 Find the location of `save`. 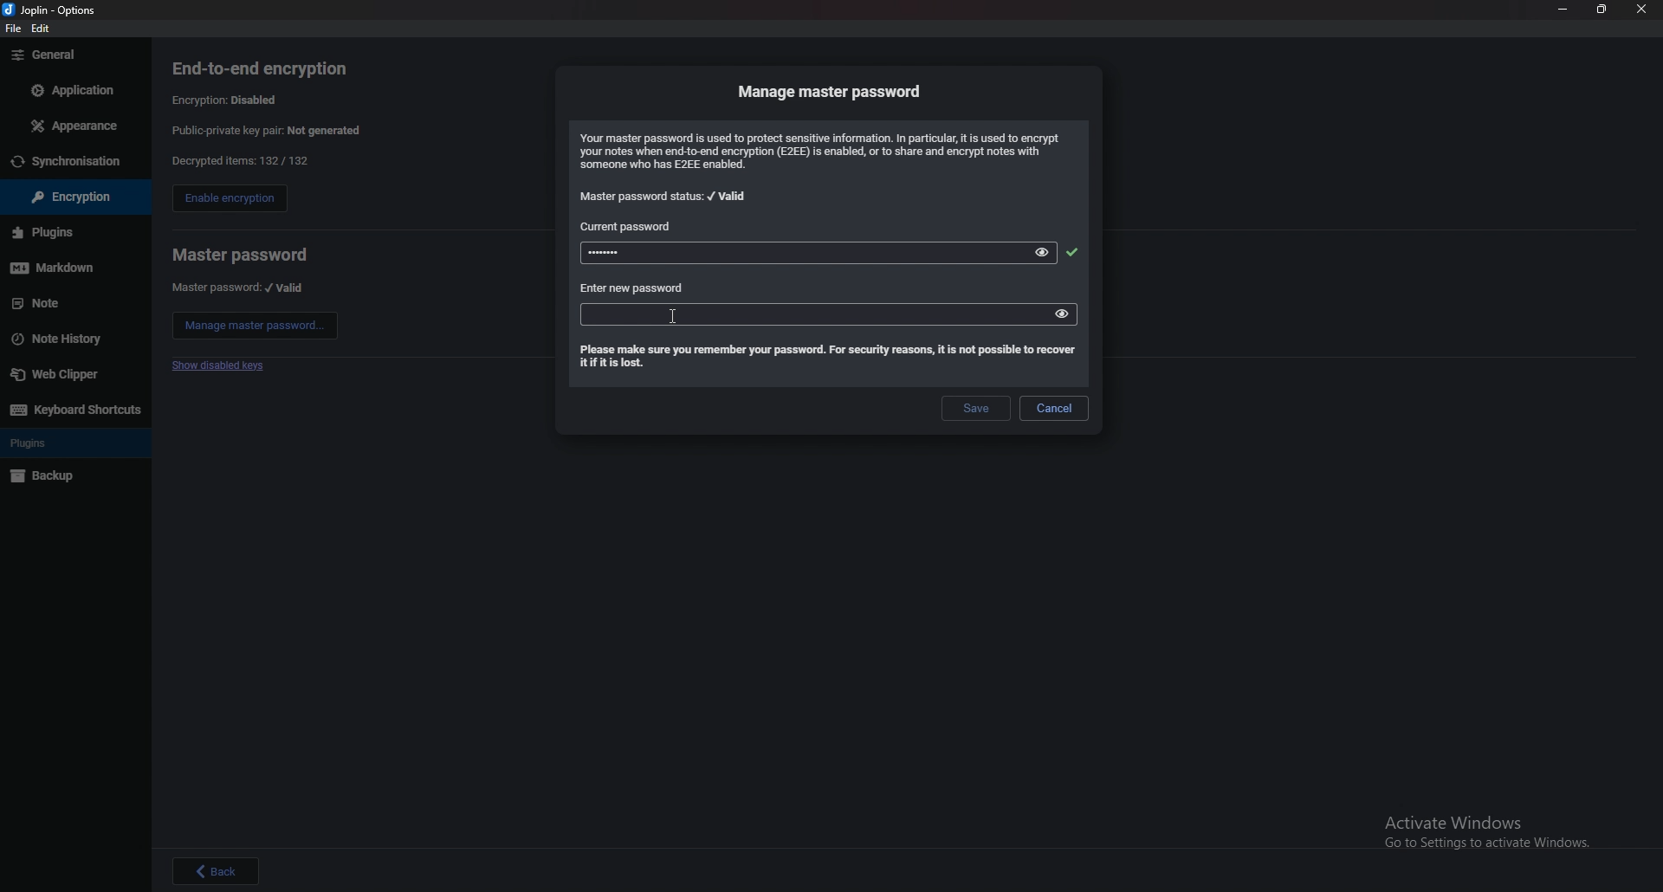

save is located at coordinates (974, 410).